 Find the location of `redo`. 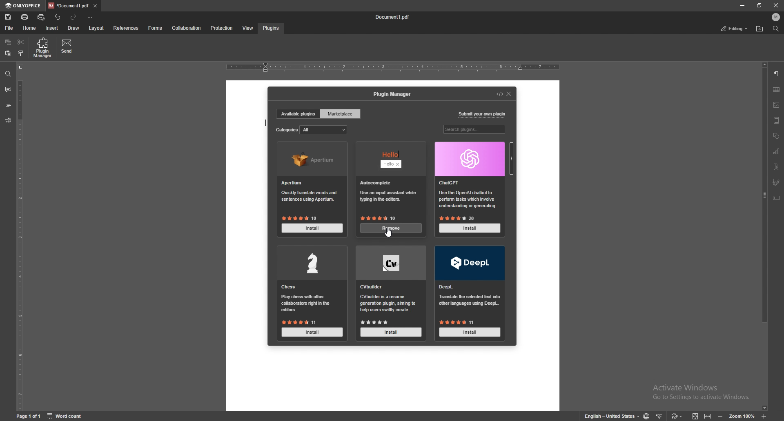

redo is located at coordinates (74, 18).